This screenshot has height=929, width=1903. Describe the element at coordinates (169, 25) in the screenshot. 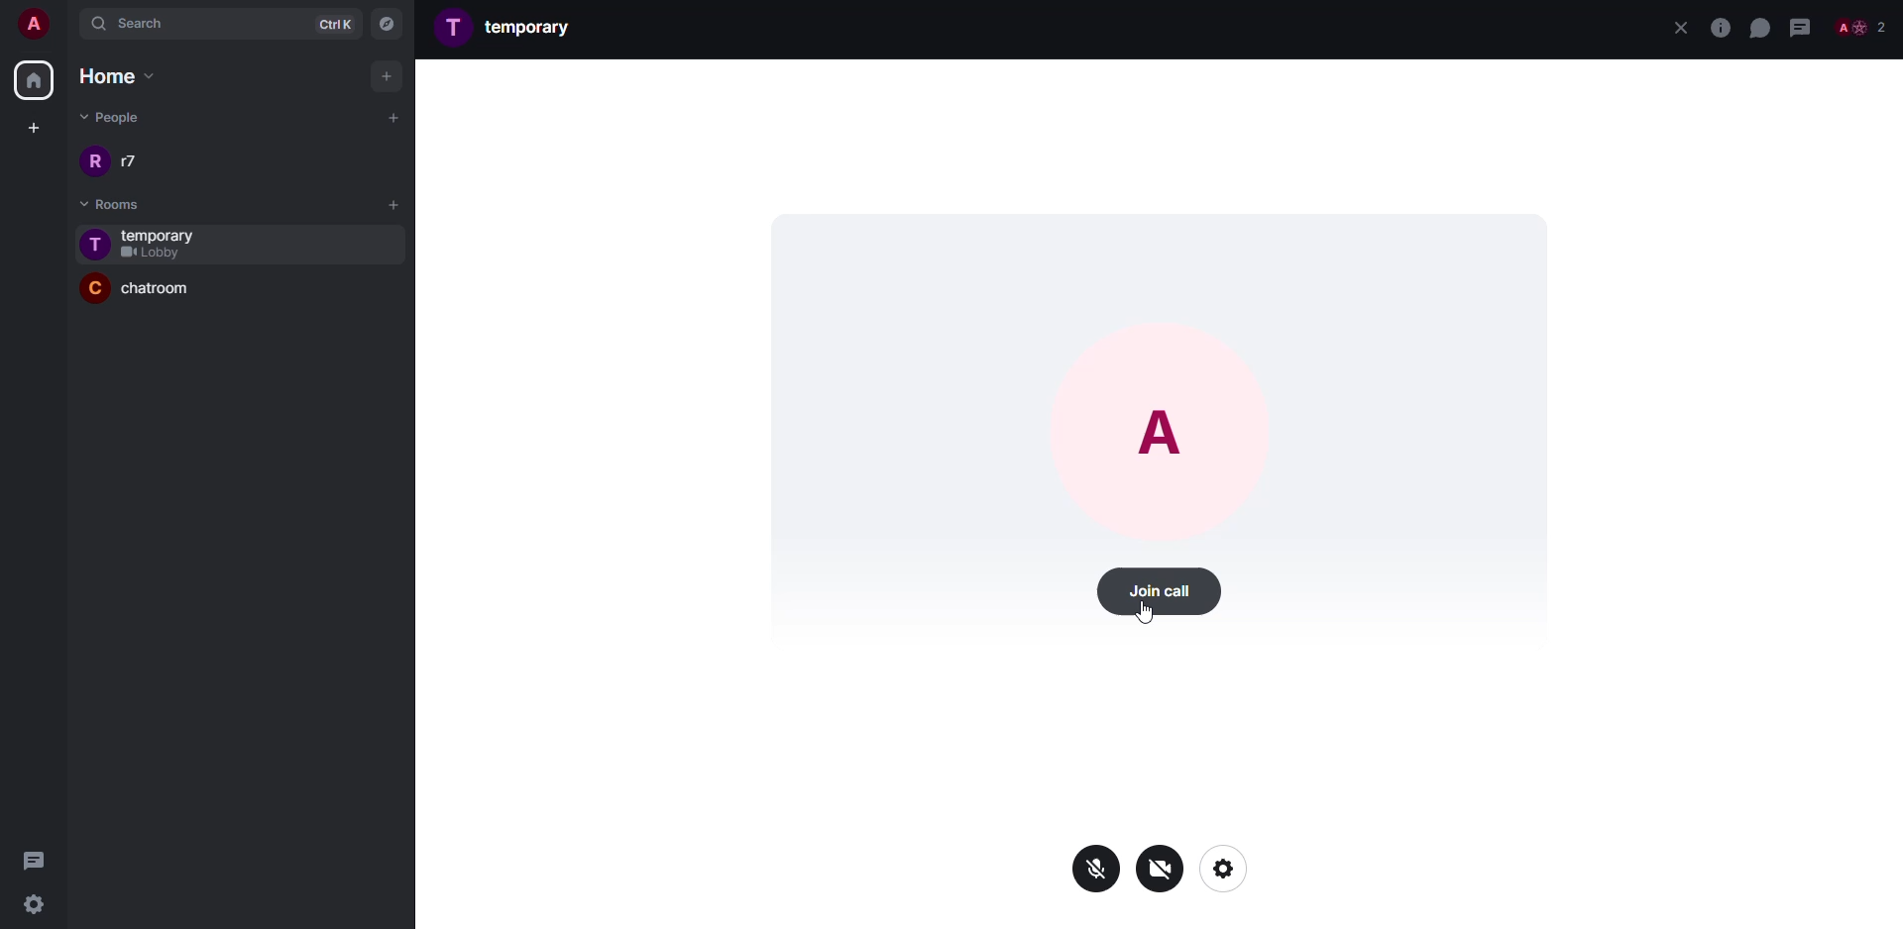

I see `search` at that location.